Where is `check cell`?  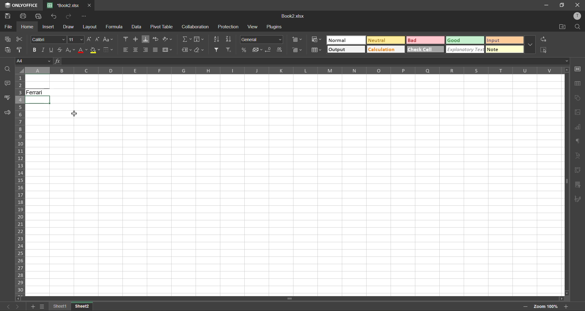 check cell is located at coordinates (426, 50).